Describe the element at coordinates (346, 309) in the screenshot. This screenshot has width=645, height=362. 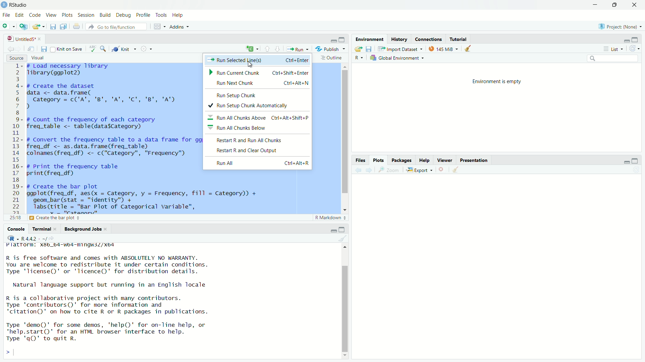
I see `vertical scrollbar` at that location.